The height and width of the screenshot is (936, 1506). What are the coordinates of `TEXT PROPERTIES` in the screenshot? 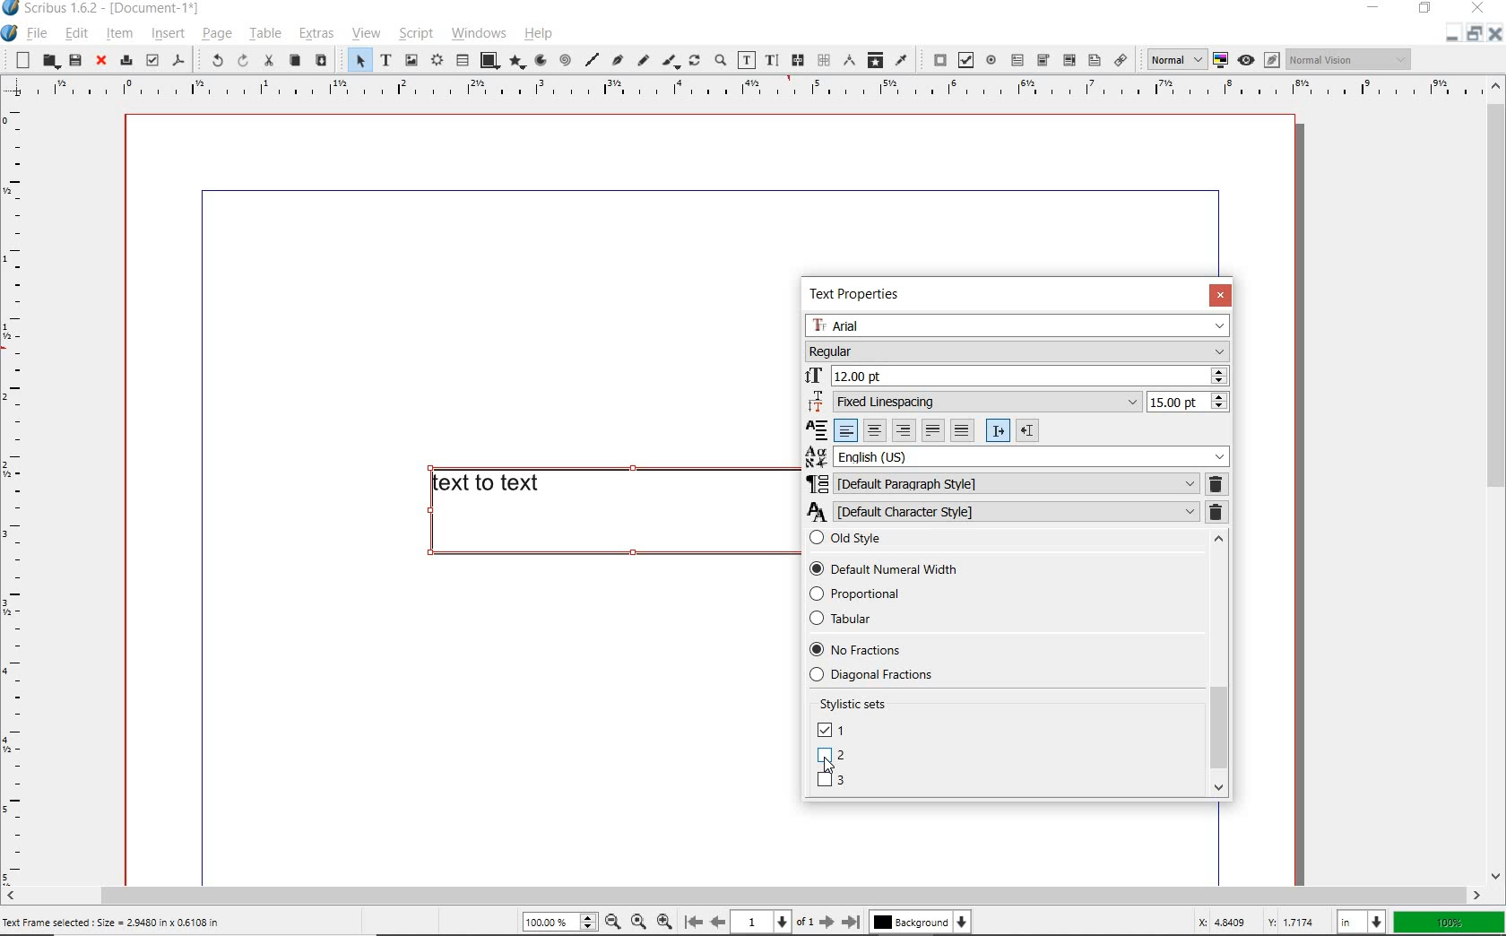 It's located at (861, 294).